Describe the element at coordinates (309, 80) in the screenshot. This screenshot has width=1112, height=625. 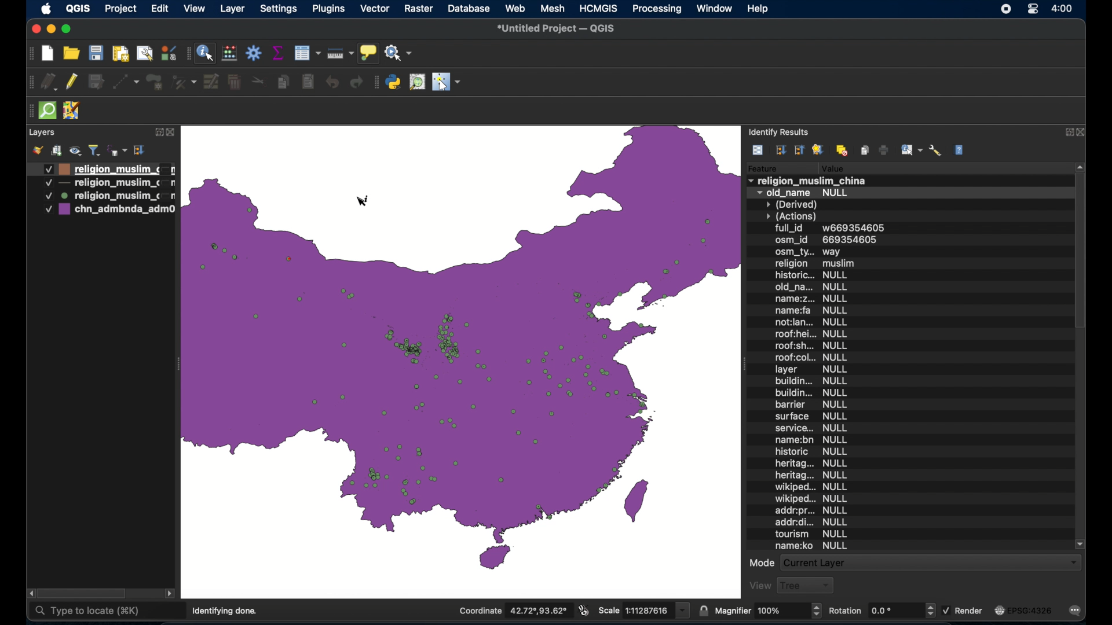
I see `paste fatures` at that location.